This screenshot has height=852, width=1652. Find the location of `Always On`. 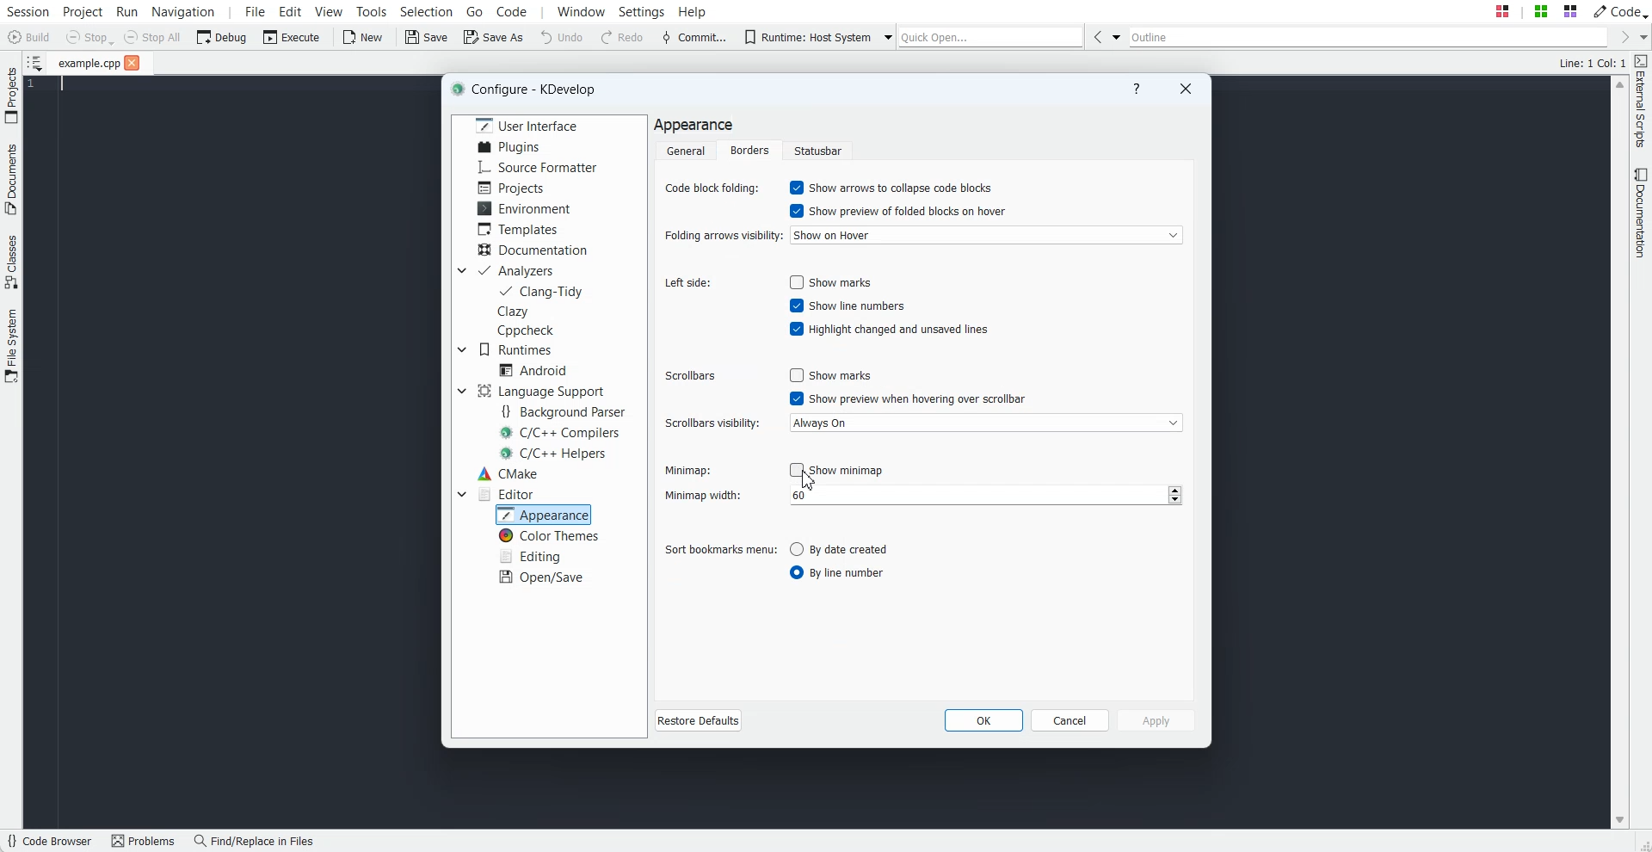

Always On is located at coordinates (986, 422).